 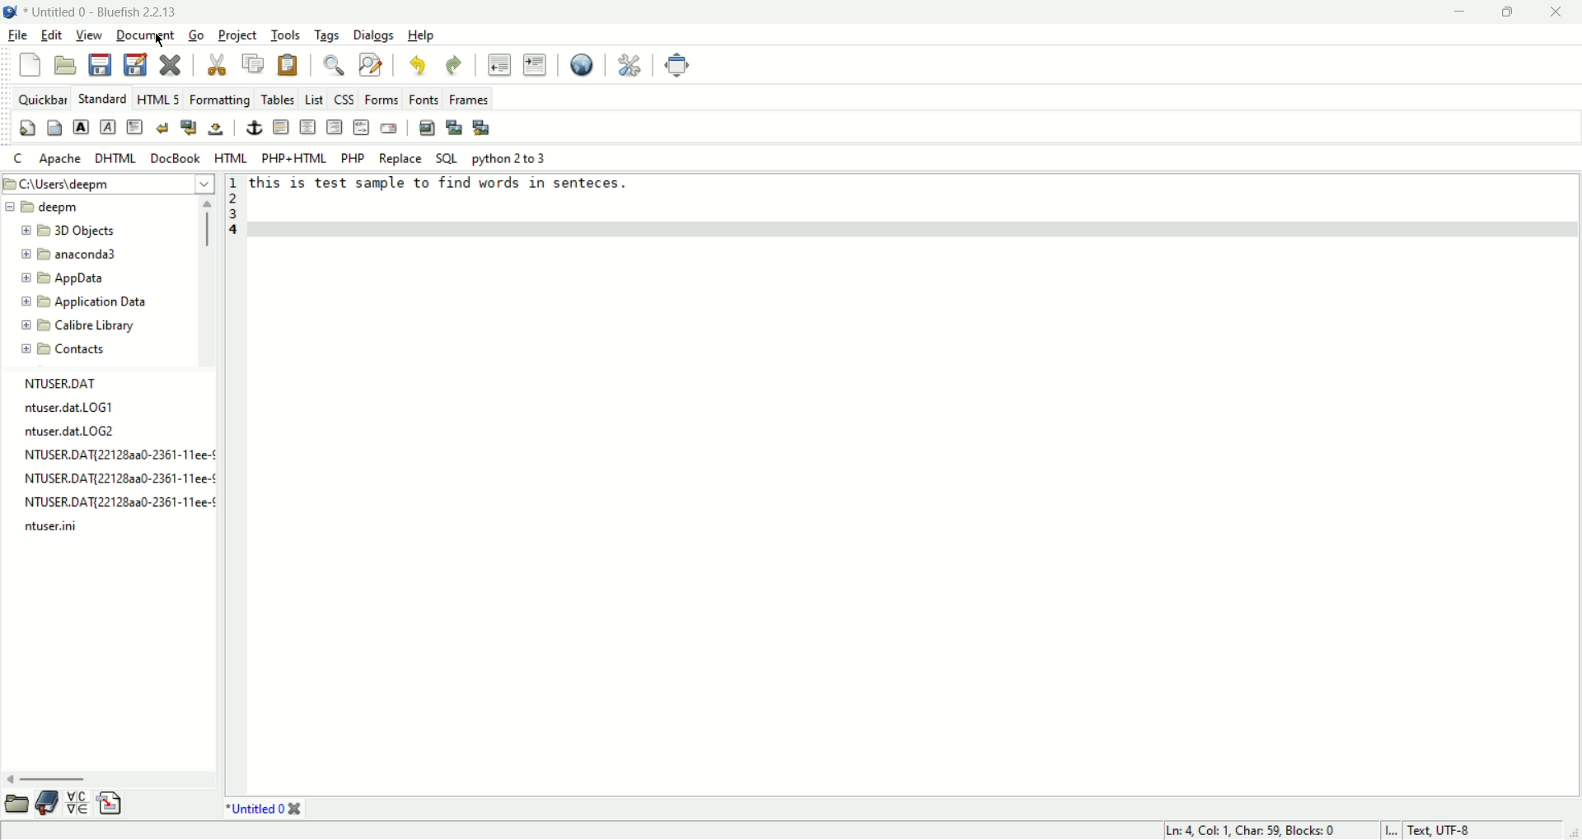 I want to click on close, so click(x=1556, y=12).